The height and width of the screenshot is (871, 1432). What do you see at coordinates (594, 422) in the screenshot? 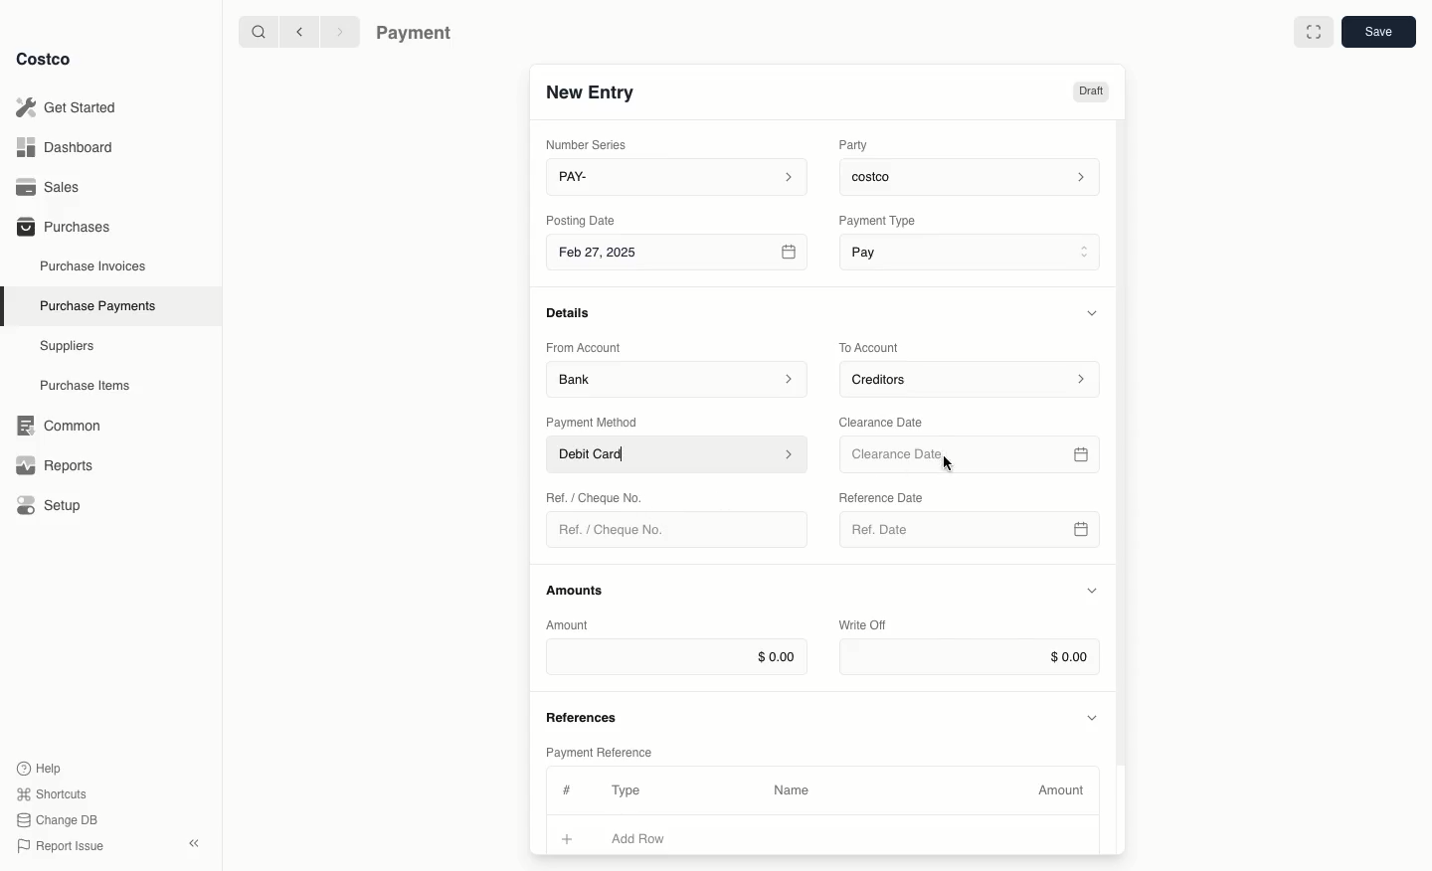
I see `Payment Method` at bounding box center [594, 422].